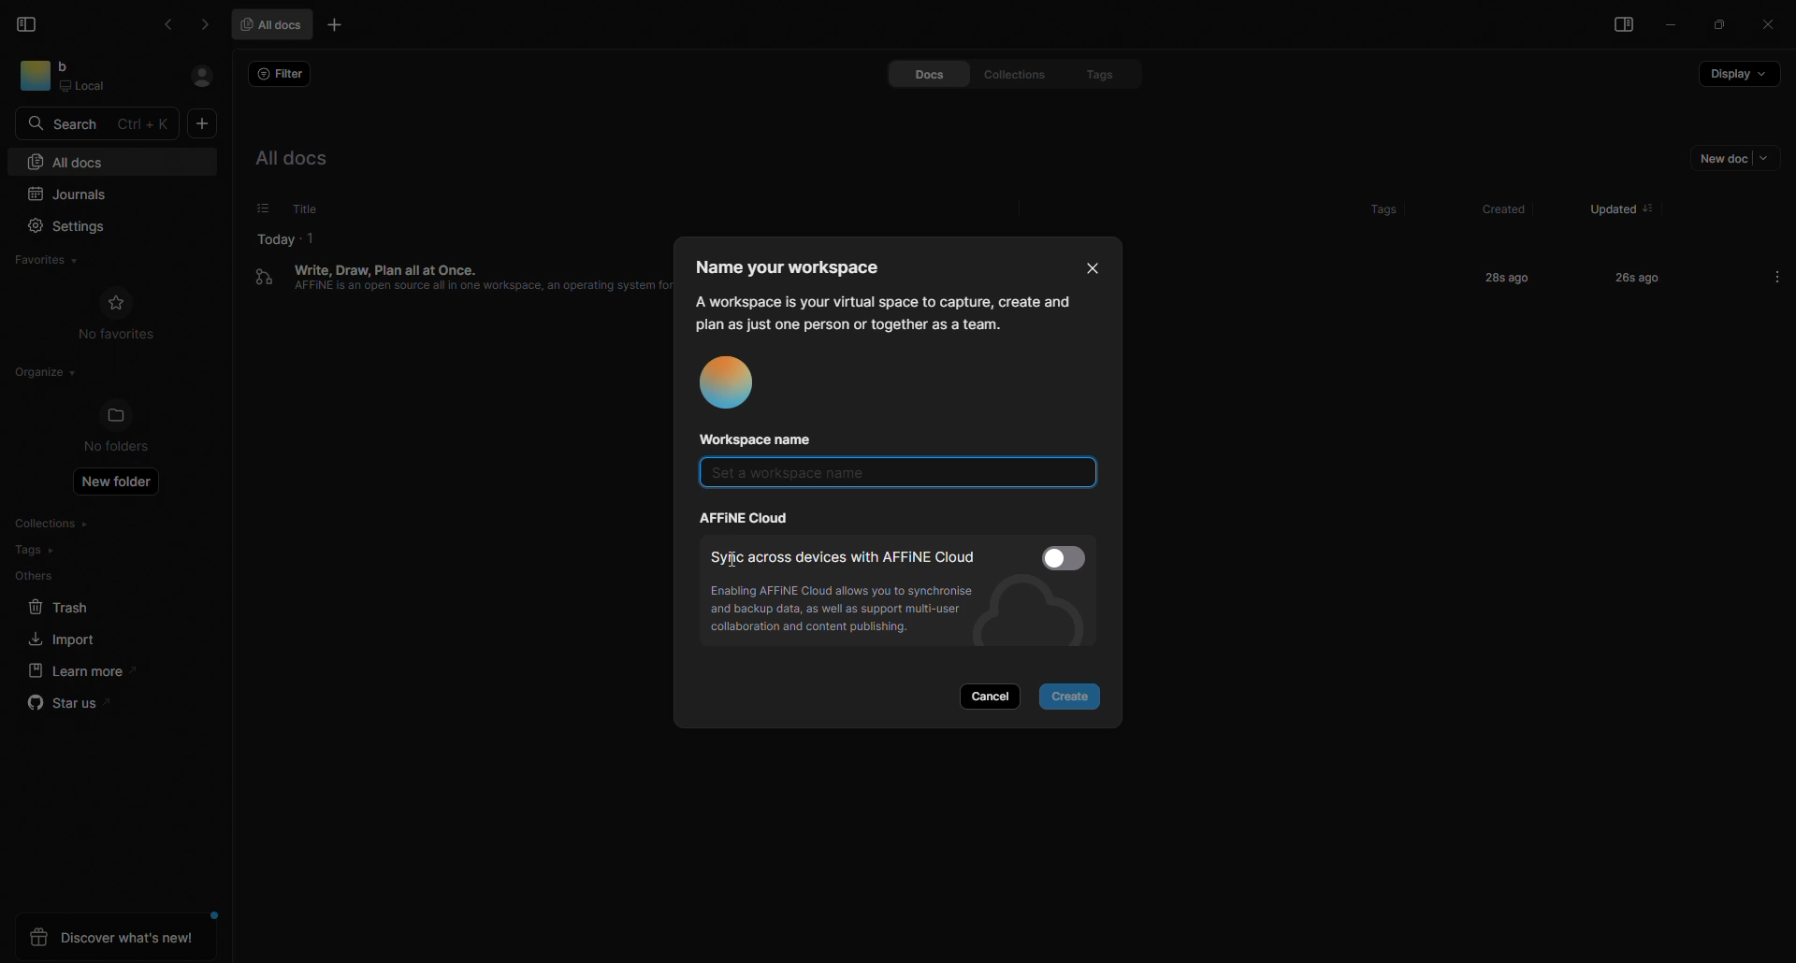 The height and width of the screenshot is (963, 1796). What do you see at coordinates (883, 311) in the screenshot?
I see `info` at bounding box center [883, 311].